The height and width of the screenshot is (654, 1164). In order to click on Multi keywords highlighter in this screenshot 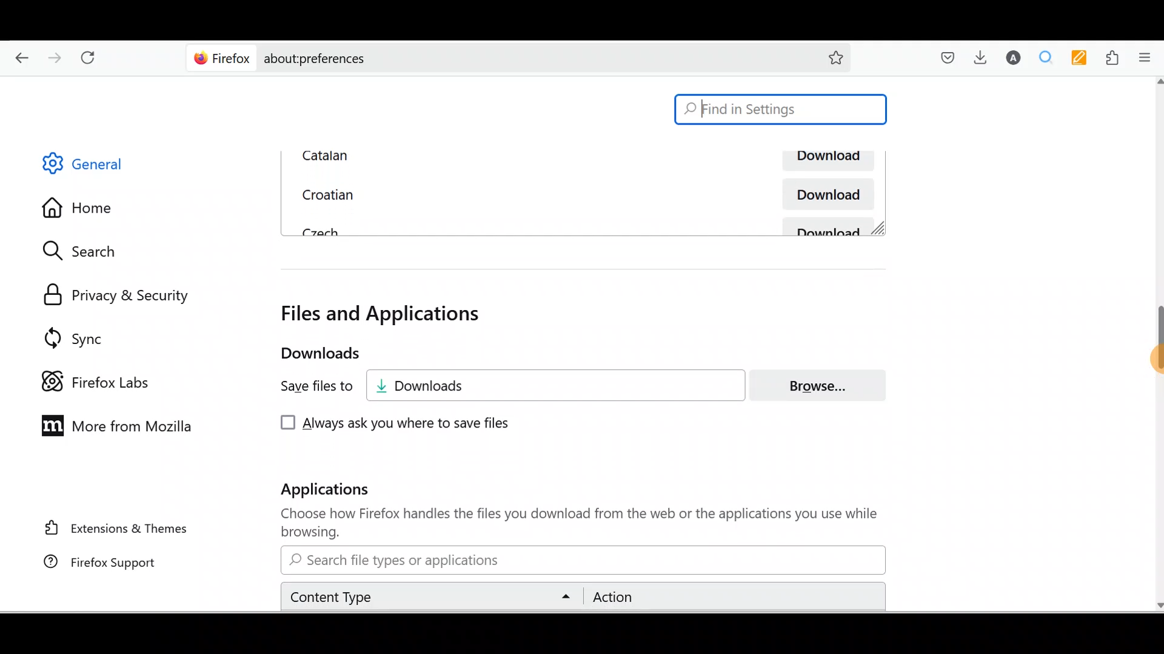, I will do `click(1083, 58)`.